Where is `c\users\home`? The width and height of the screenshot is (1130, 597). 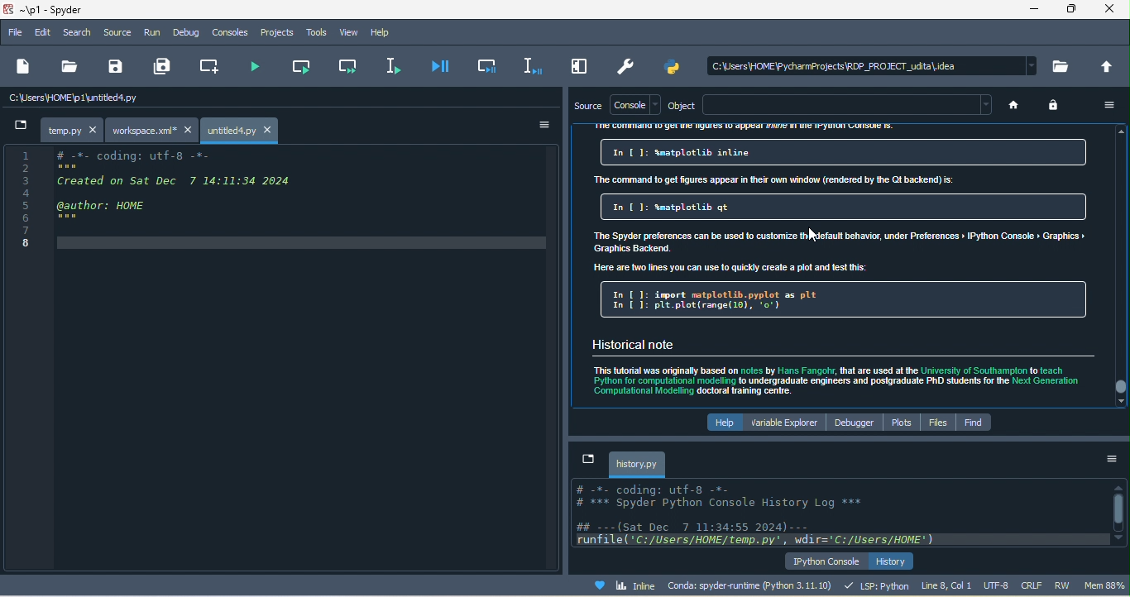
c\users\home is located at coordinates (873, 63).